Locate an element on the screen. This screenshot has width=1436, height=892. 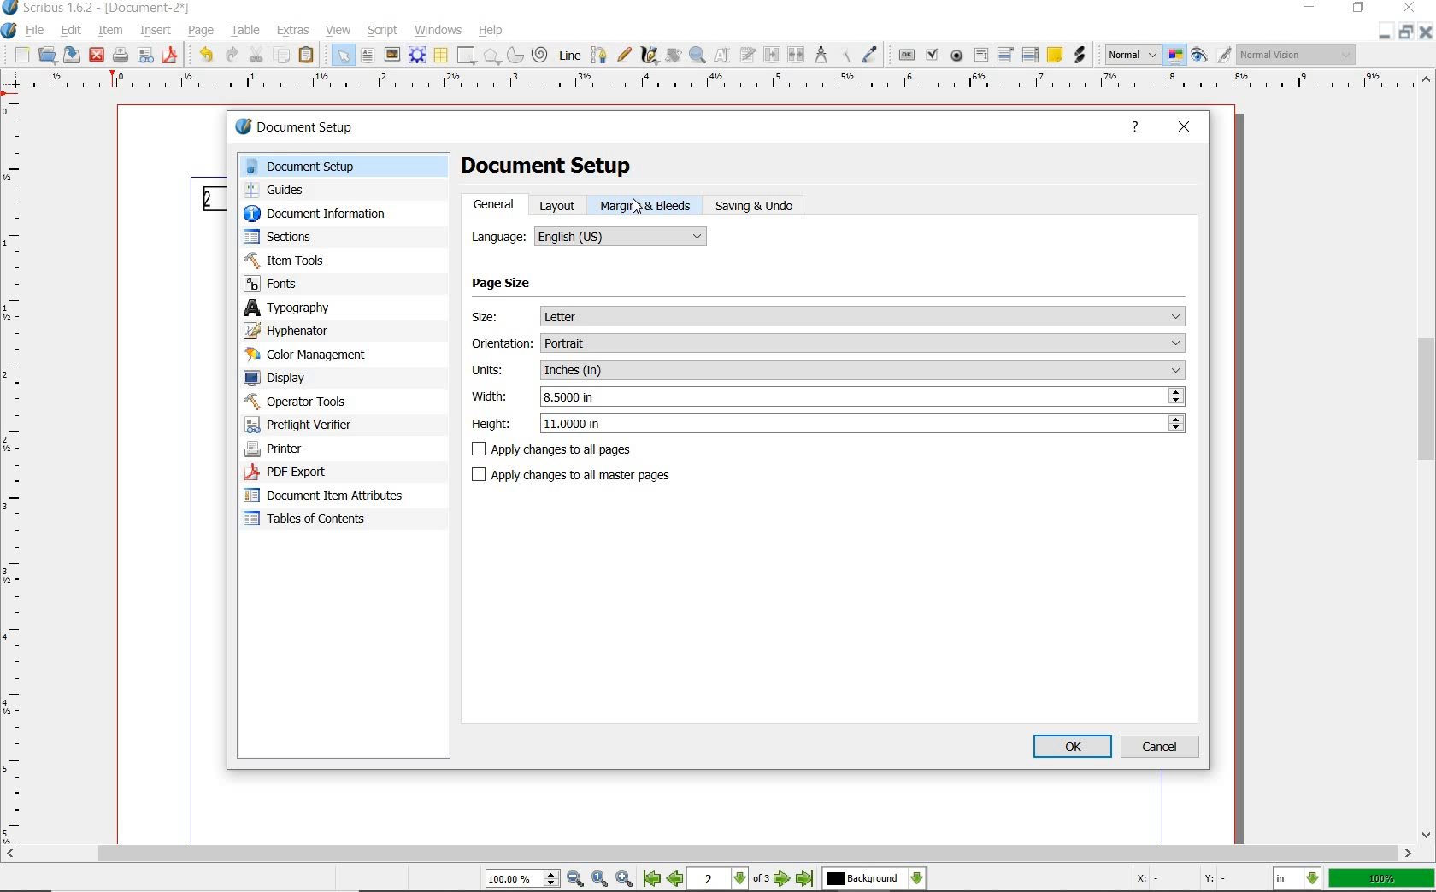
orientation: portrait is located at coordinates (827, 343).